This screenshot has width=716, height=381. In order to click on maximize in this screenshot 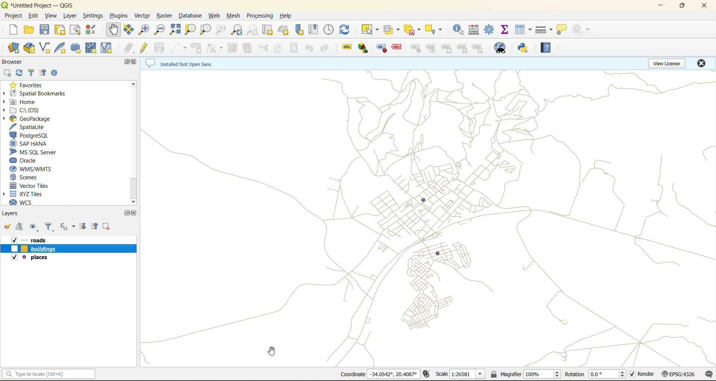, I will do `click(125, 214)`.